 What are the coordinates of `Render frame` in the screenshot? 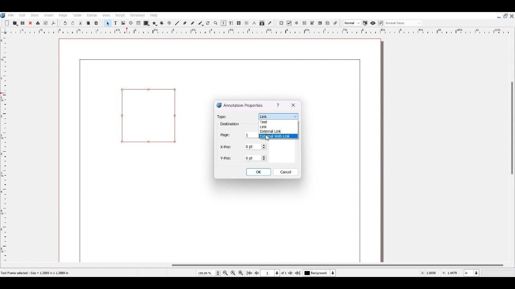 It's located at (131, 23).